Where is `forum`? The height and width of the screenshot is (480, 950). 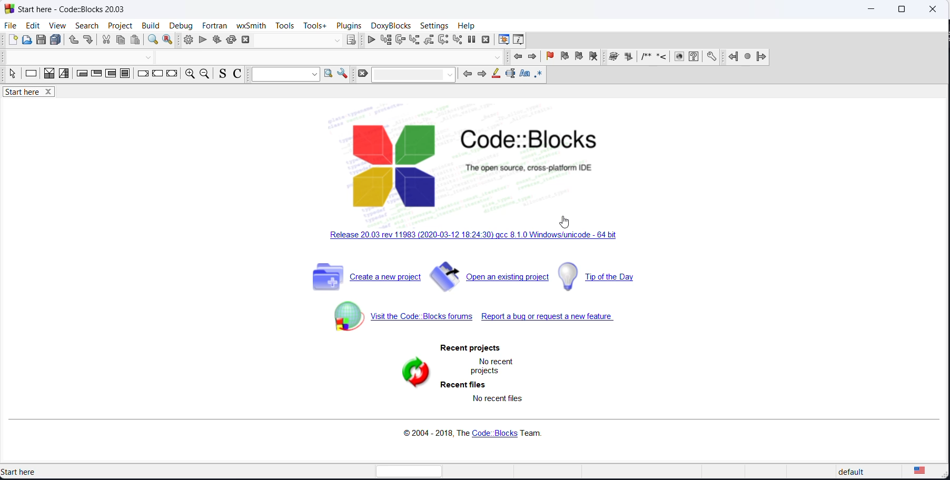
forum is located at coordinates (394, 320).